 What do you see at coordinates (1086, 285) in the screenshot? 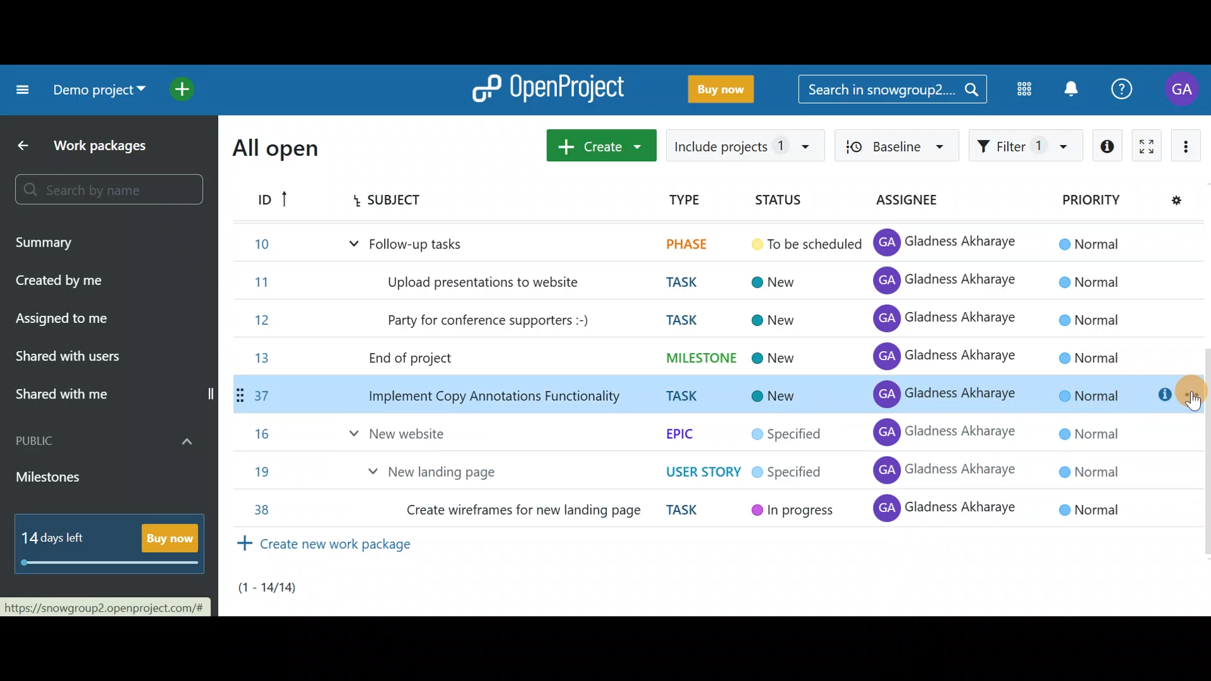
I see `© Normal` at bounding box center [1086, 285].